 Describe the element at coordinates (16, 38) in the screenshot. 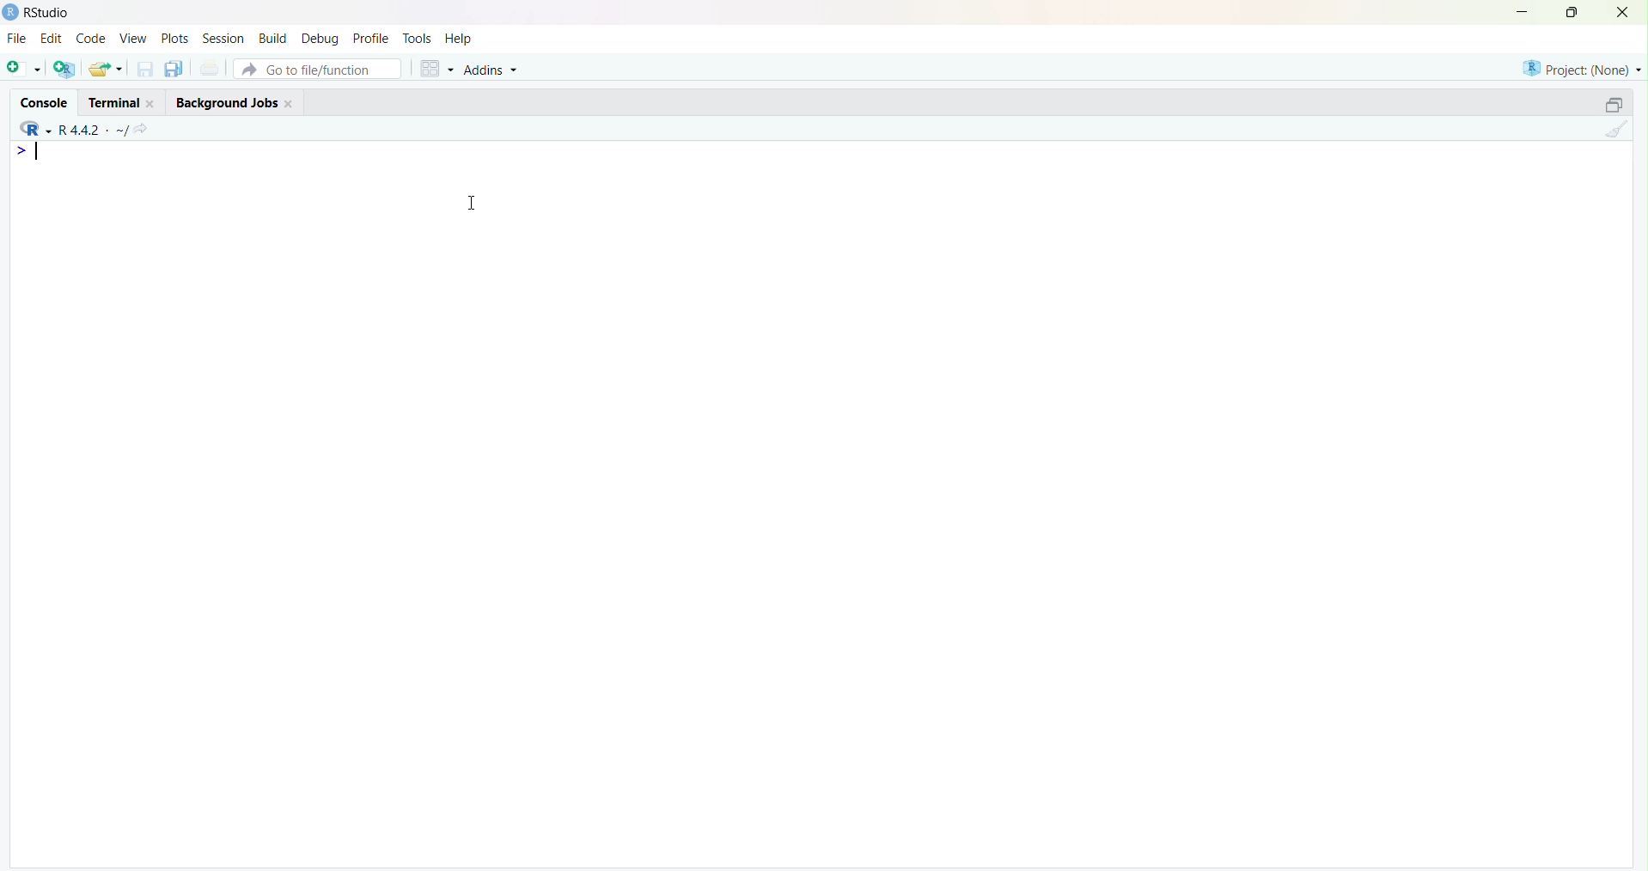

I see `File` at that location.